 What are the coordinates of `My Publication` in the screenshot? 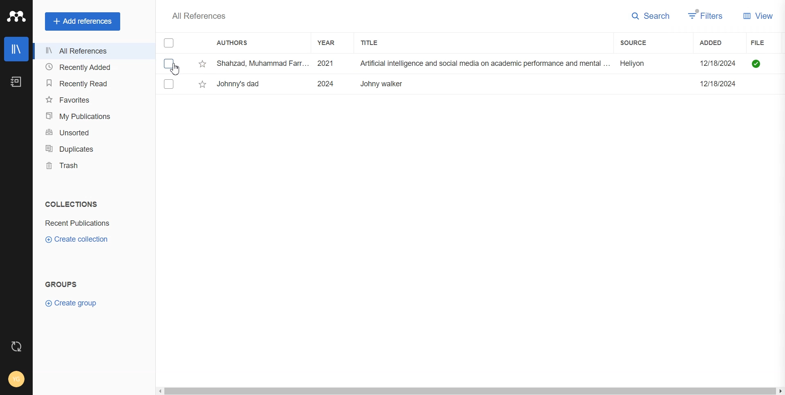 It's located at (92, 116).